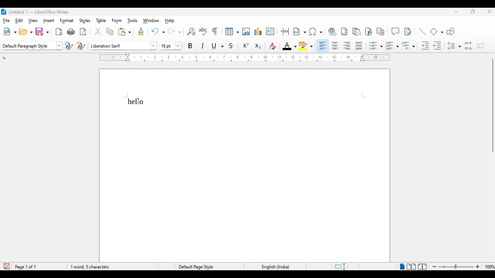  Describe the element at coordinates (332, 32) in the screenshot. I see `insert hyperlink` at that location.